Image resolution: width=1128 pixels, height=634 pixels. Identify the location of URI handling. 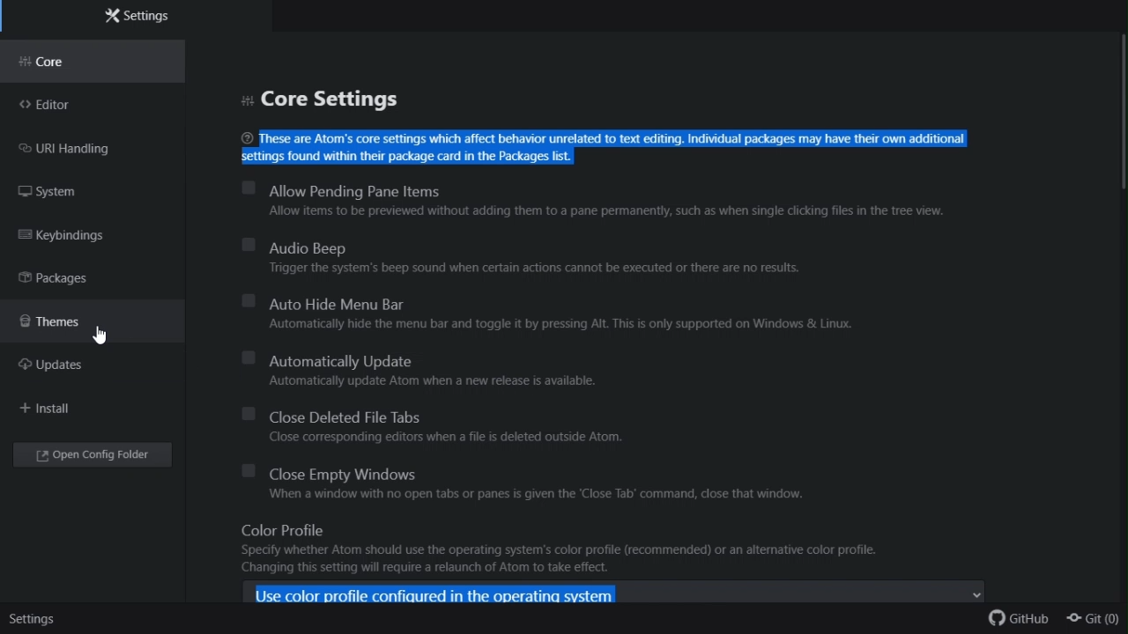
(77, 149).